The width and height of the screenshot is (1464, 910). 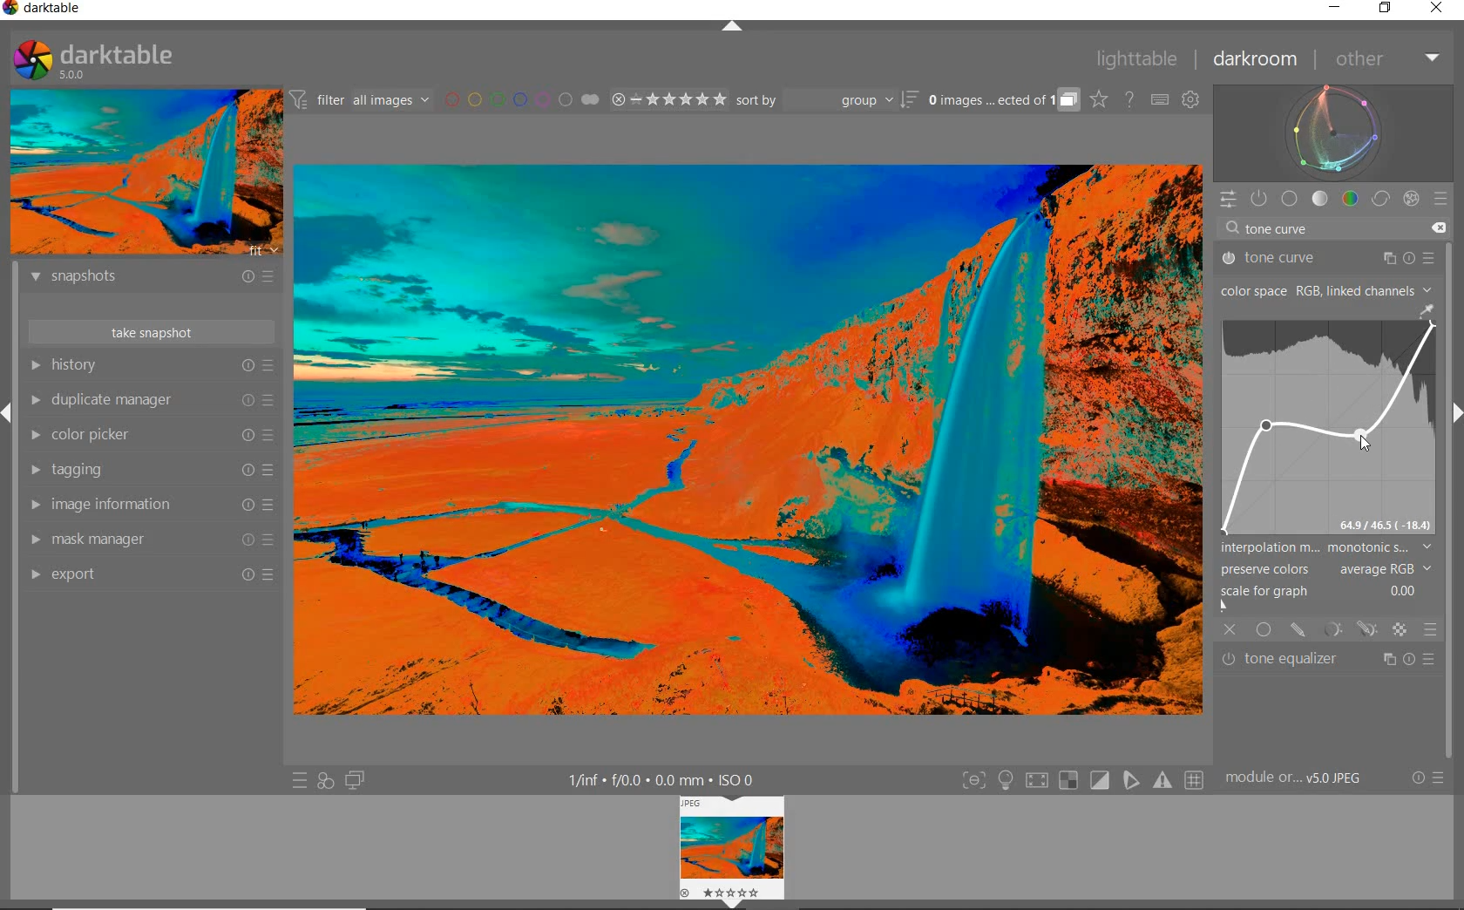 What do you see at coordinates (1230, 630) in the screenshot?
I see `OFF` at bounding box center [1230, 630].